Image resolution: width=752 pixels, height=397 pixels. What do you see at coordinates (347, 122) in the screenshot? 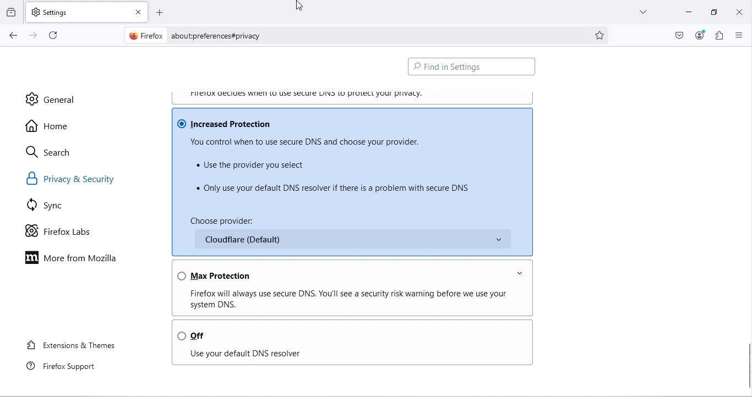
I see `Increased protection` at bounding box center [347, 122].